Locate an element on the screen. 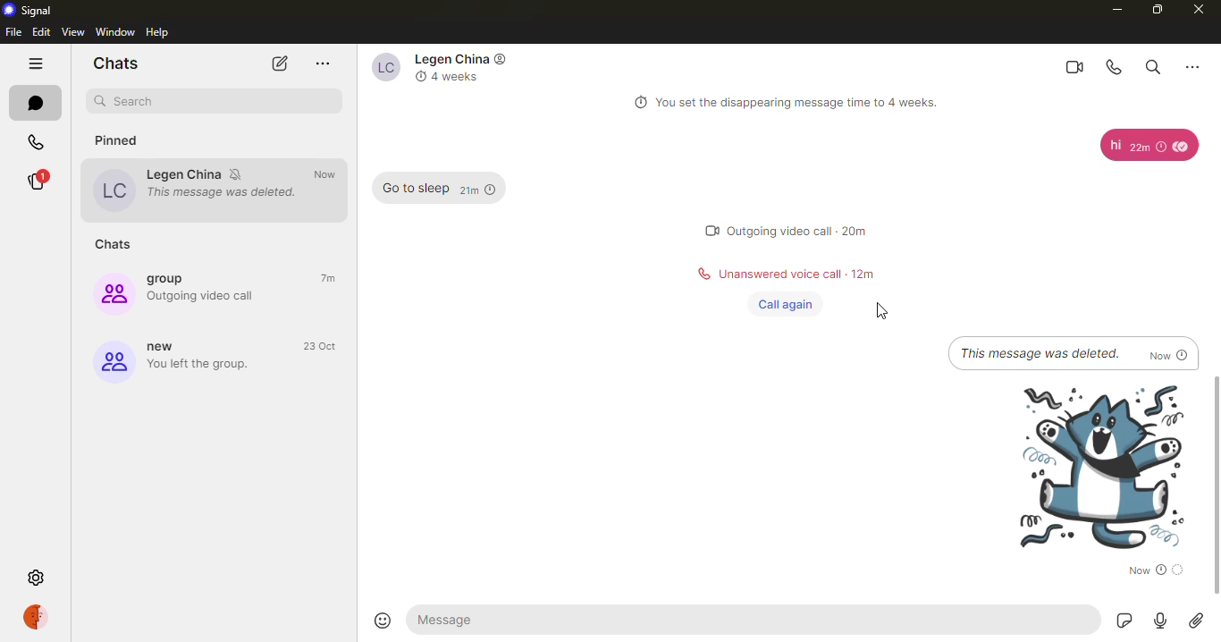  record is located at coordinates (1158, 621).